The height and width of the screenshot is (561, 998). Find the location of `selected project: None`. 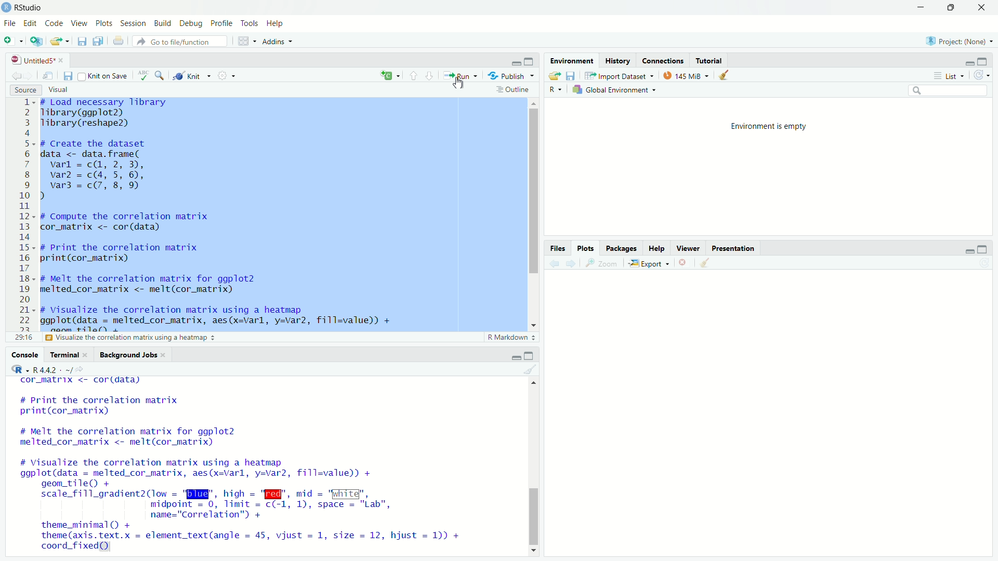

selected project: None is located at coordinates (961, 40).